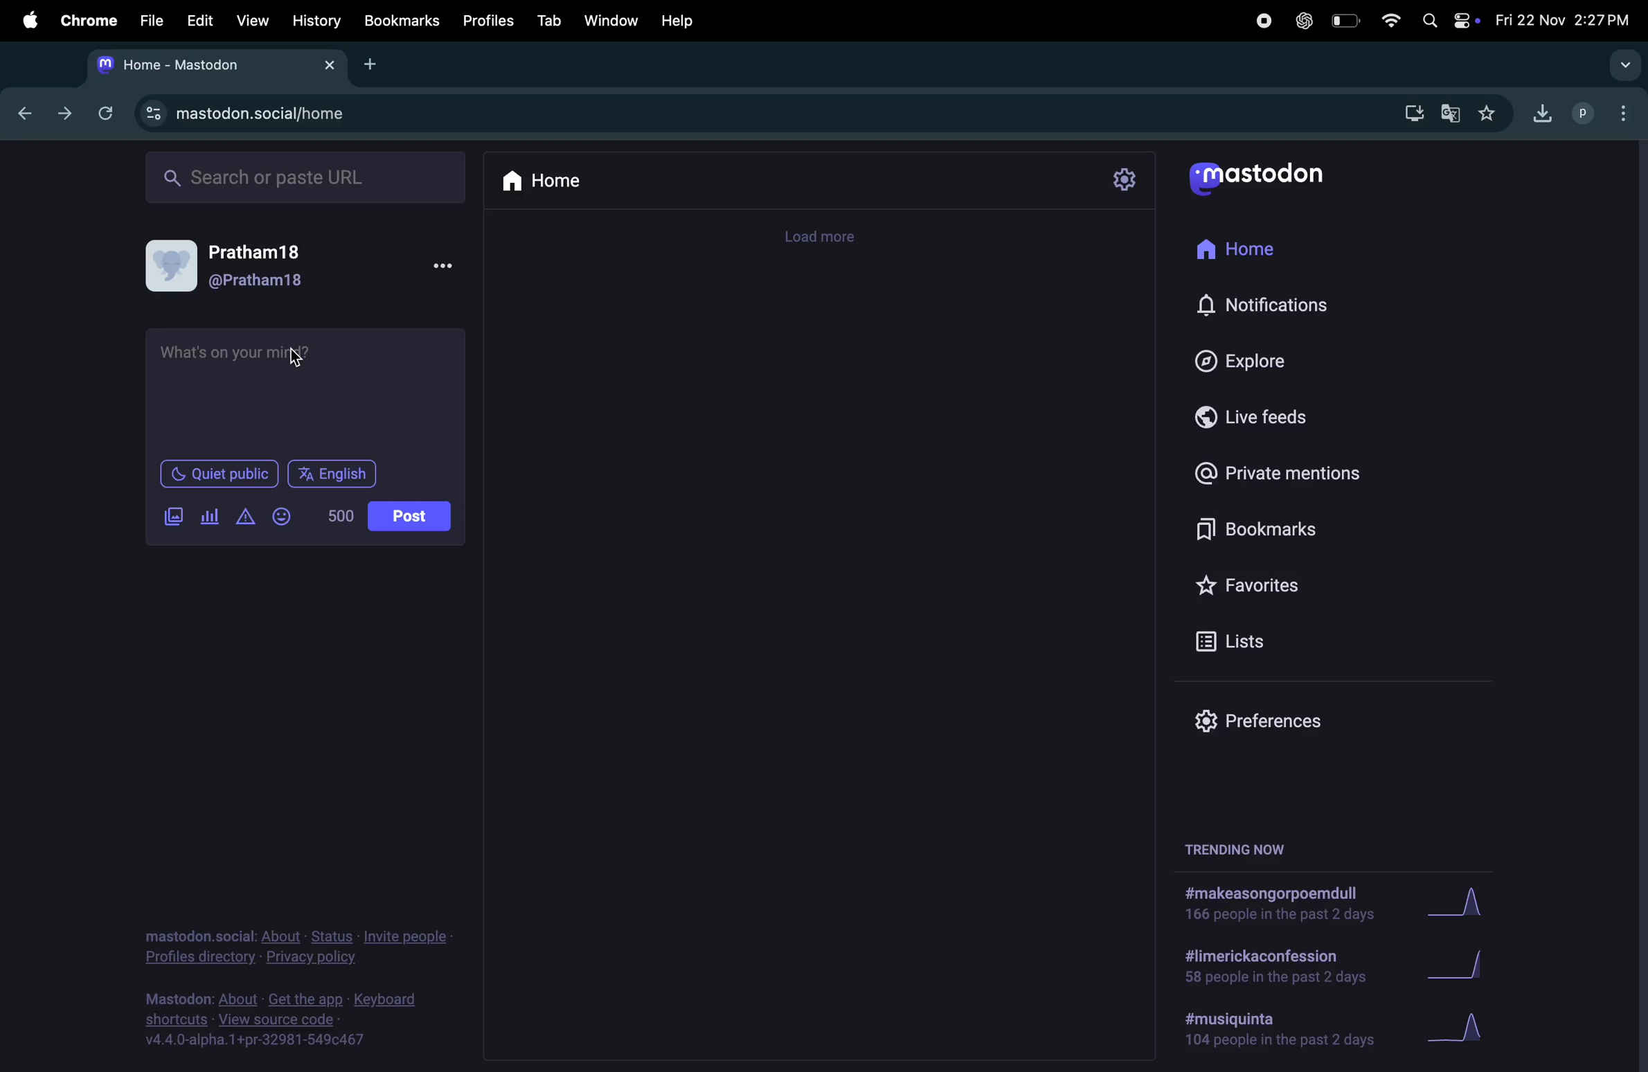  Describe the element at coordinates (1392, 21) in the screenshot. I see `wifi` at that location.